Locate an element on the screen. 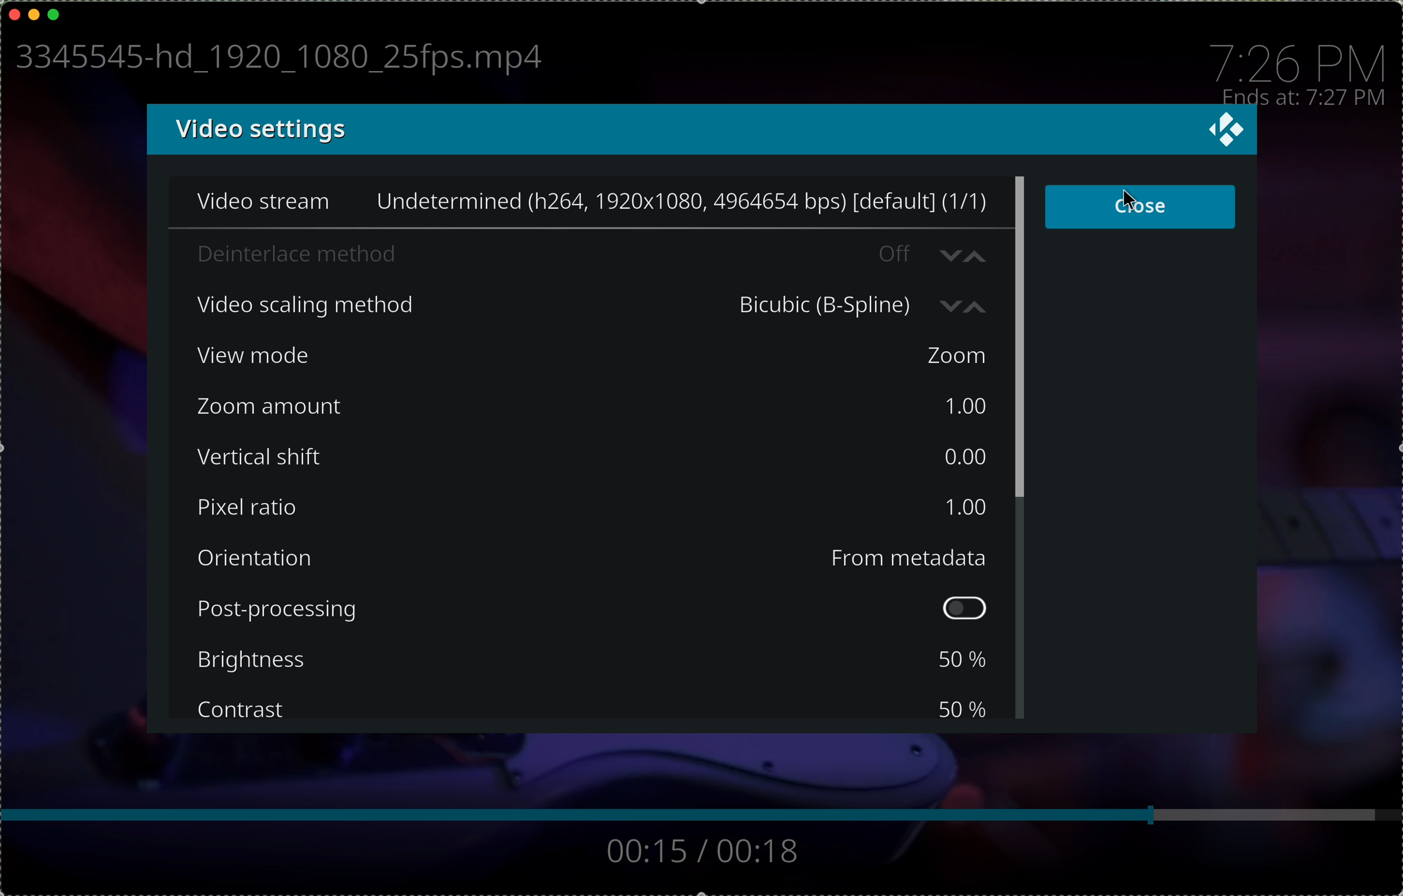 This screenshot has height=896, width=1403. minimise is located at coordinates (34, 13).